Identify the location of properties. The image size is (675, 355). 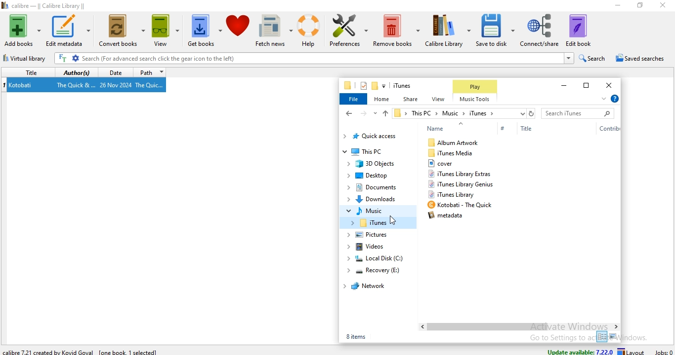
(363, 85).